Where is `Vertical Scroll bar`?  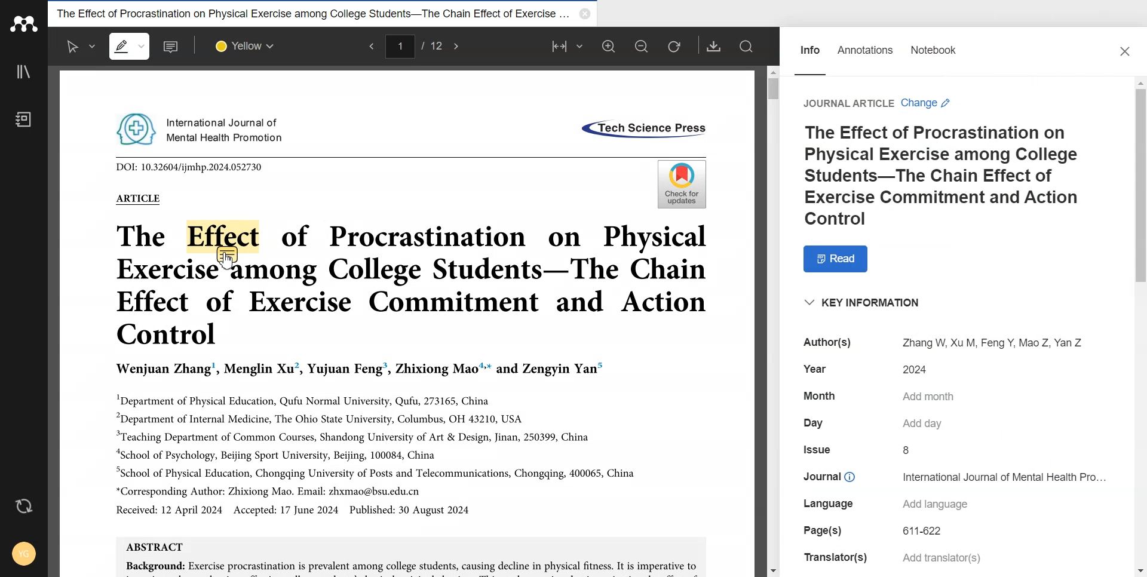 Vertical Scroll bar is located at coordinates (773, 320).